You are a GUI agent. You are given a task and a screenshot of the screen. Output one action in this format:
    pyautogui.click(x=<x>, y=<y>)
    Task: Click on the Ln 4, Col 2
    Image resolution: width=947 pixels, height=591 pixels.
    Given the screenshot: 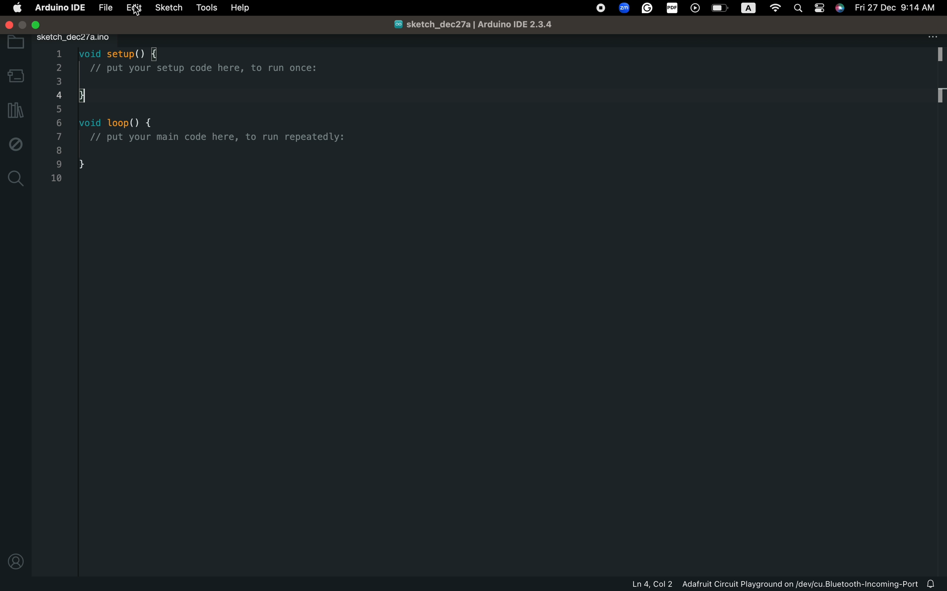 What is the action you would take?
    pyautogui.click(x=651, y=584)
    